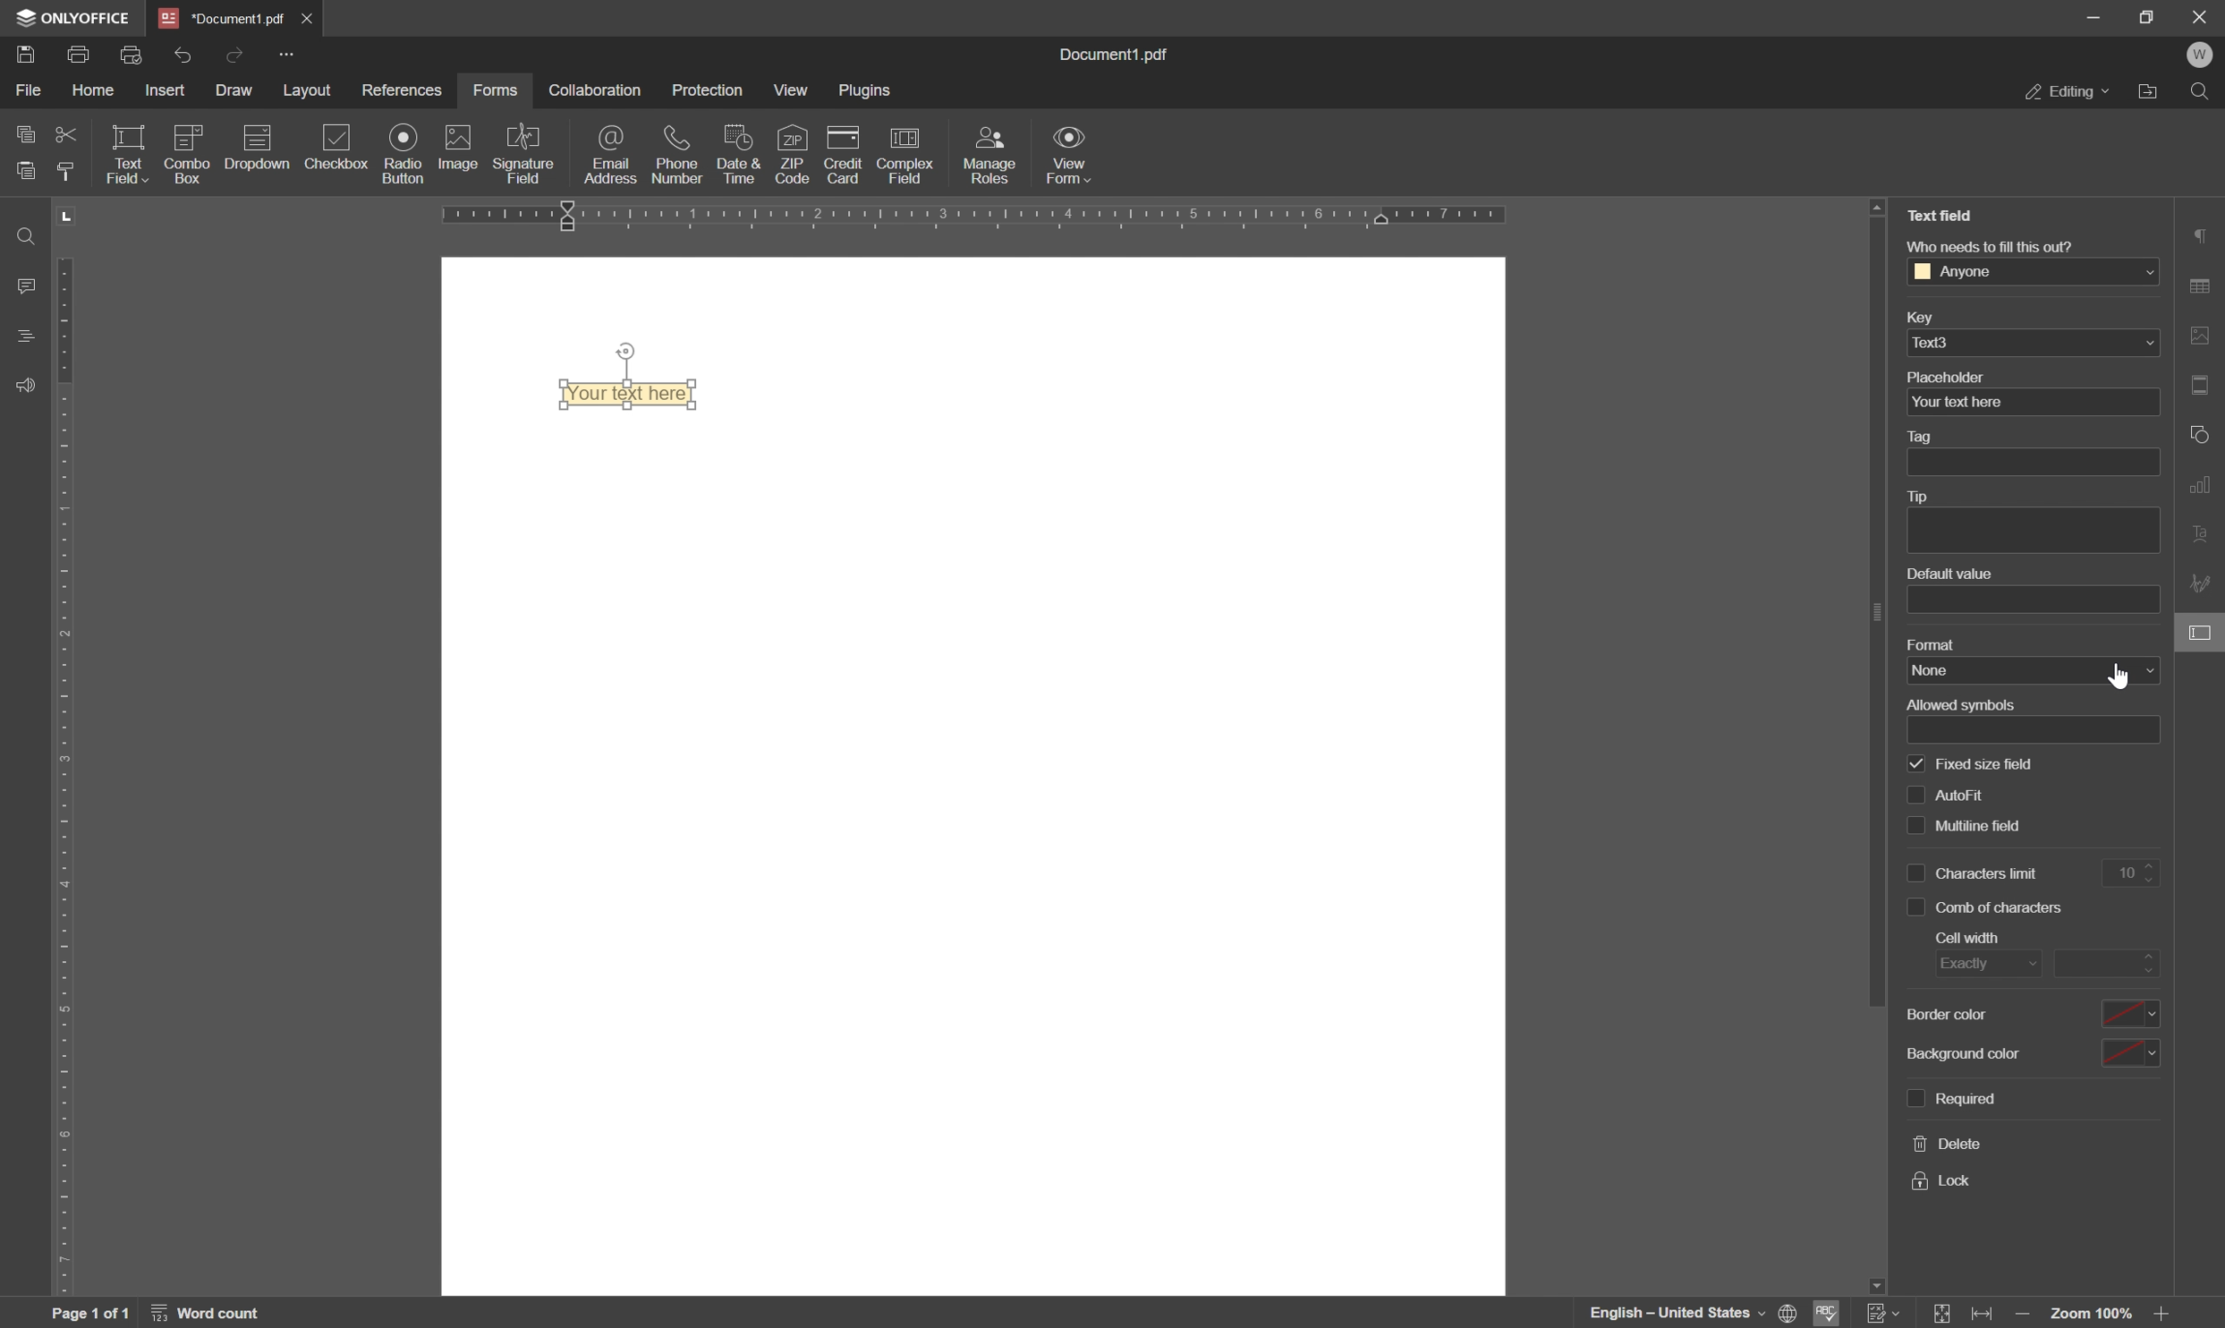 The image size is (2225, 1328). What do you see at coordinates (2147, 91) in the screenshot?
I see `open file location` at bounding box center [2147, 91].